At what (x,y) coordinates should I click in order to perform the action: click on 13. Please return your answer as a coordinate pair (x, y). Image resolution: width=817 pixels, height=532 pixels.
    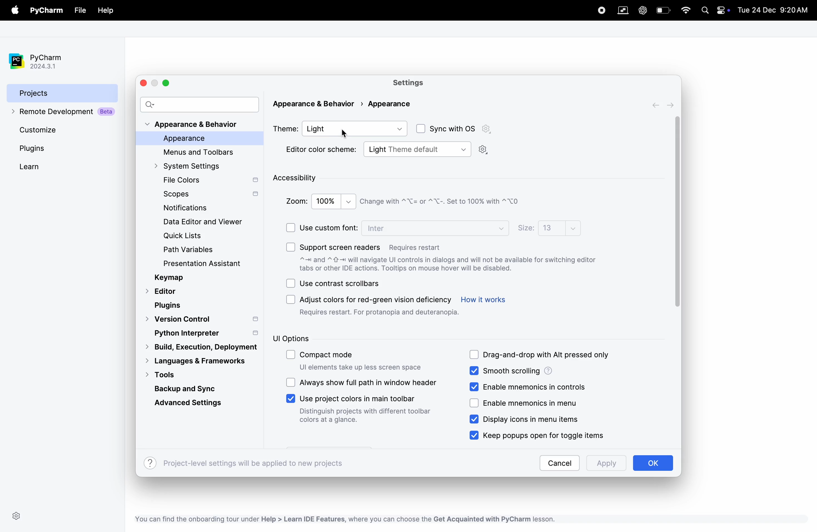
    Looking at the image, I should click on (559, 227).